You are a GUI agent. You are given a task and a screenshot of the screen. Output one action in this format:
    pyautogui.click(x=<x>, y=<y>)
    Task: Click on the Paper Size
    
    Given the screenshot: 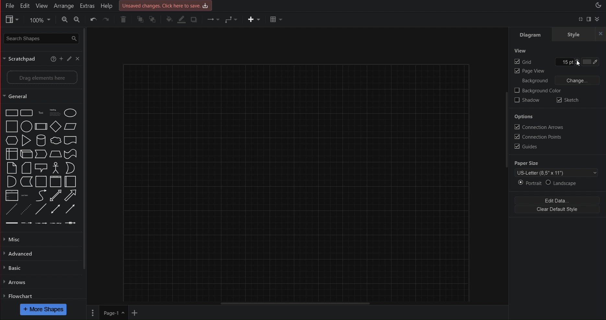 What is the action you would take?
    pyautogui.click(x=527, y=163)
    